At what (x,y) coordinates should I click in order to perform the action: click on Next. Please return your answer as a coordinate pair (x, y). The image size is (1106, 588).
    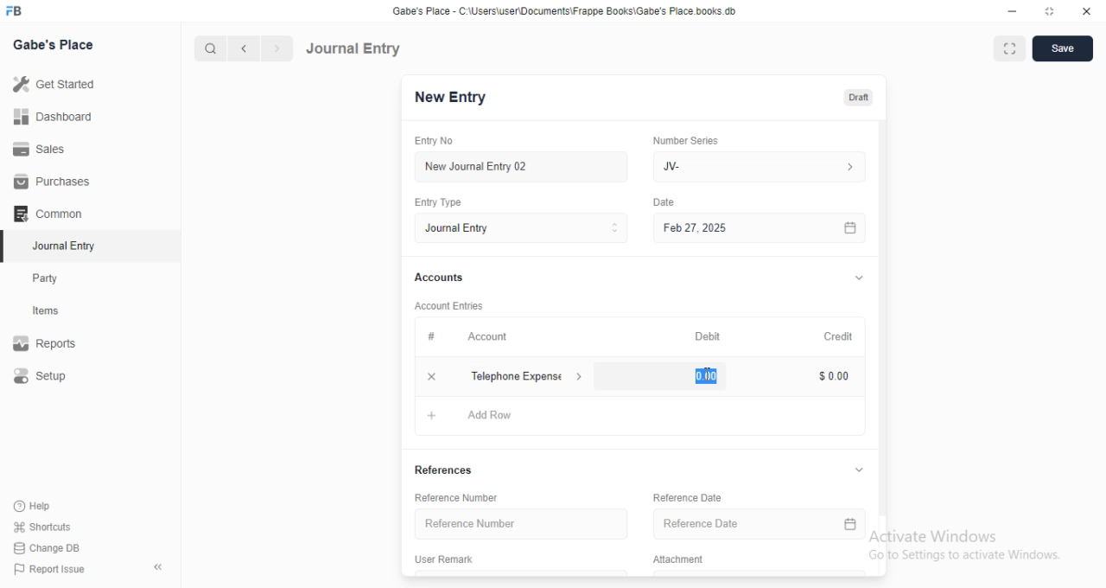
    Looking at the image, I should click on (276, 48).